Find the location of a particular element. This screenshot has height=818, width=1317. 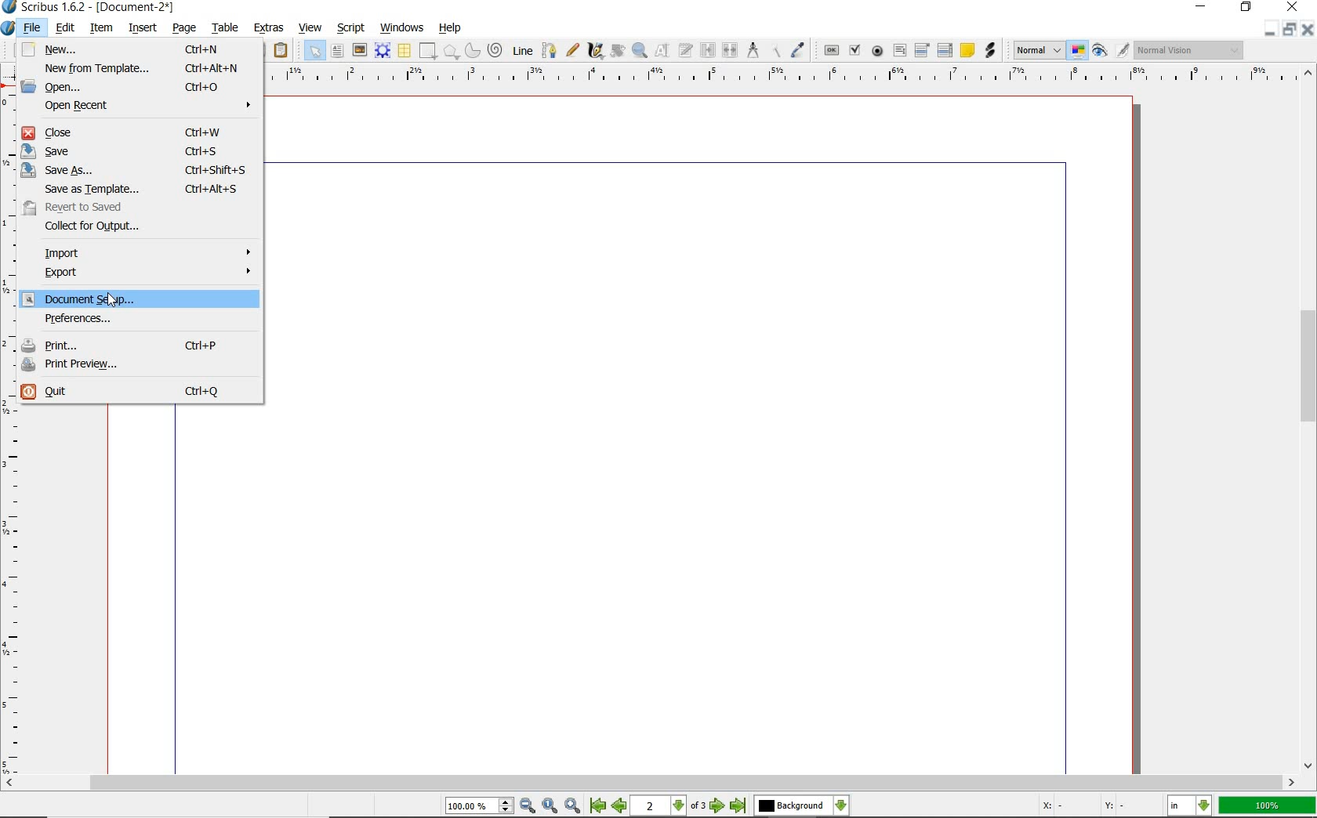

collect for output is located at coordinates (139, 227).